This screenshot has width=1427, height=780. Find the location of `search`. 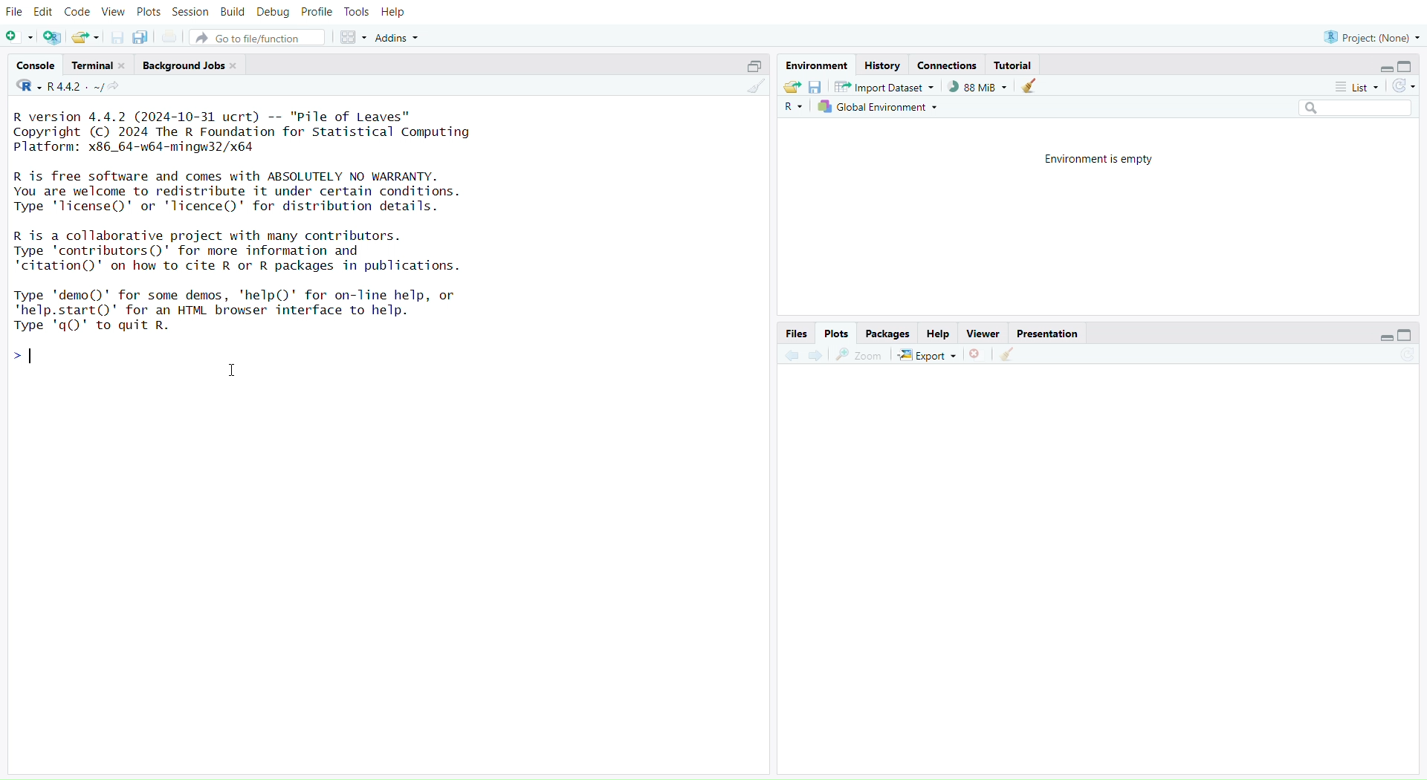

search is located at coordinates (1347, 108).